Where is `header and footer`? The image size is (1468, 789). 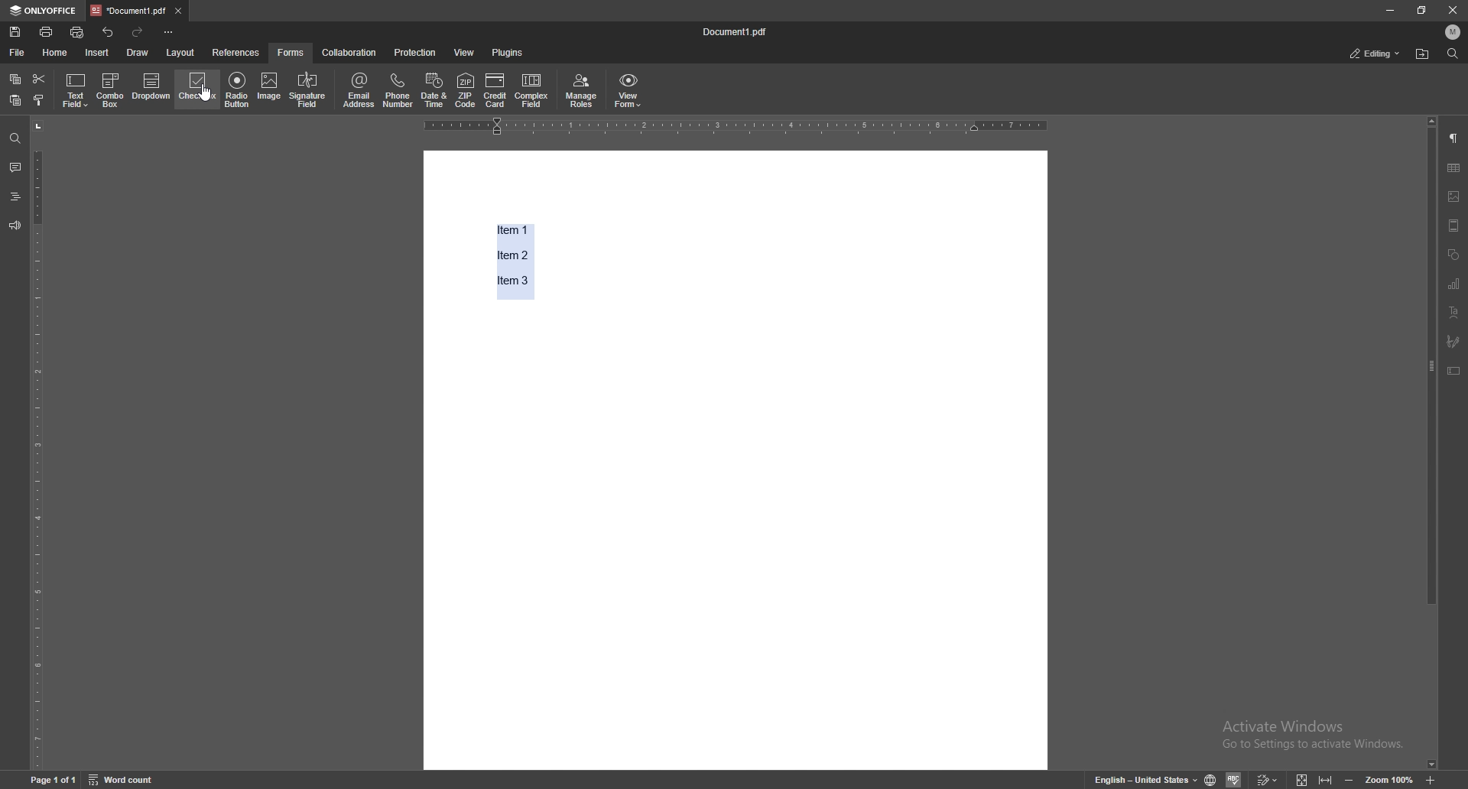
header and footer is located at coordinates (1454, 225).